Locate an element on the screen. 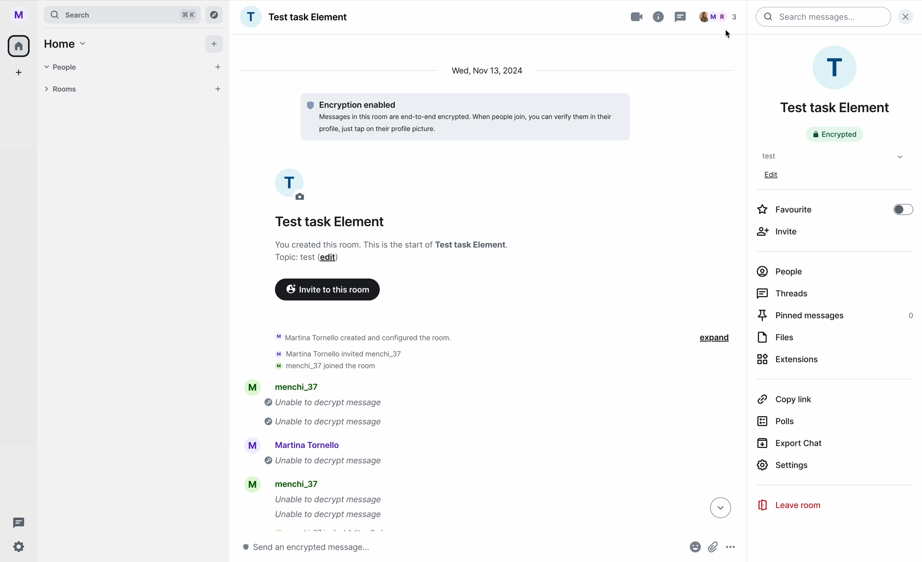 Image resolution: width=922 pixels, height=562 pixels. invite is located at coordinates (781, 231).